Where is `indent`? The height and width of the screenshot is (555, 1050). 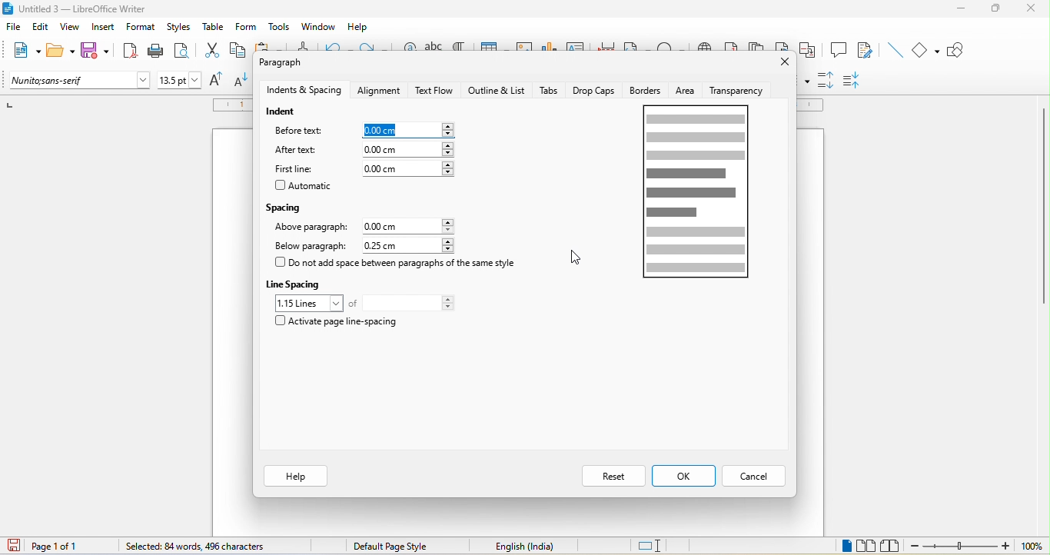 indent is located at coordinates (285, 113).